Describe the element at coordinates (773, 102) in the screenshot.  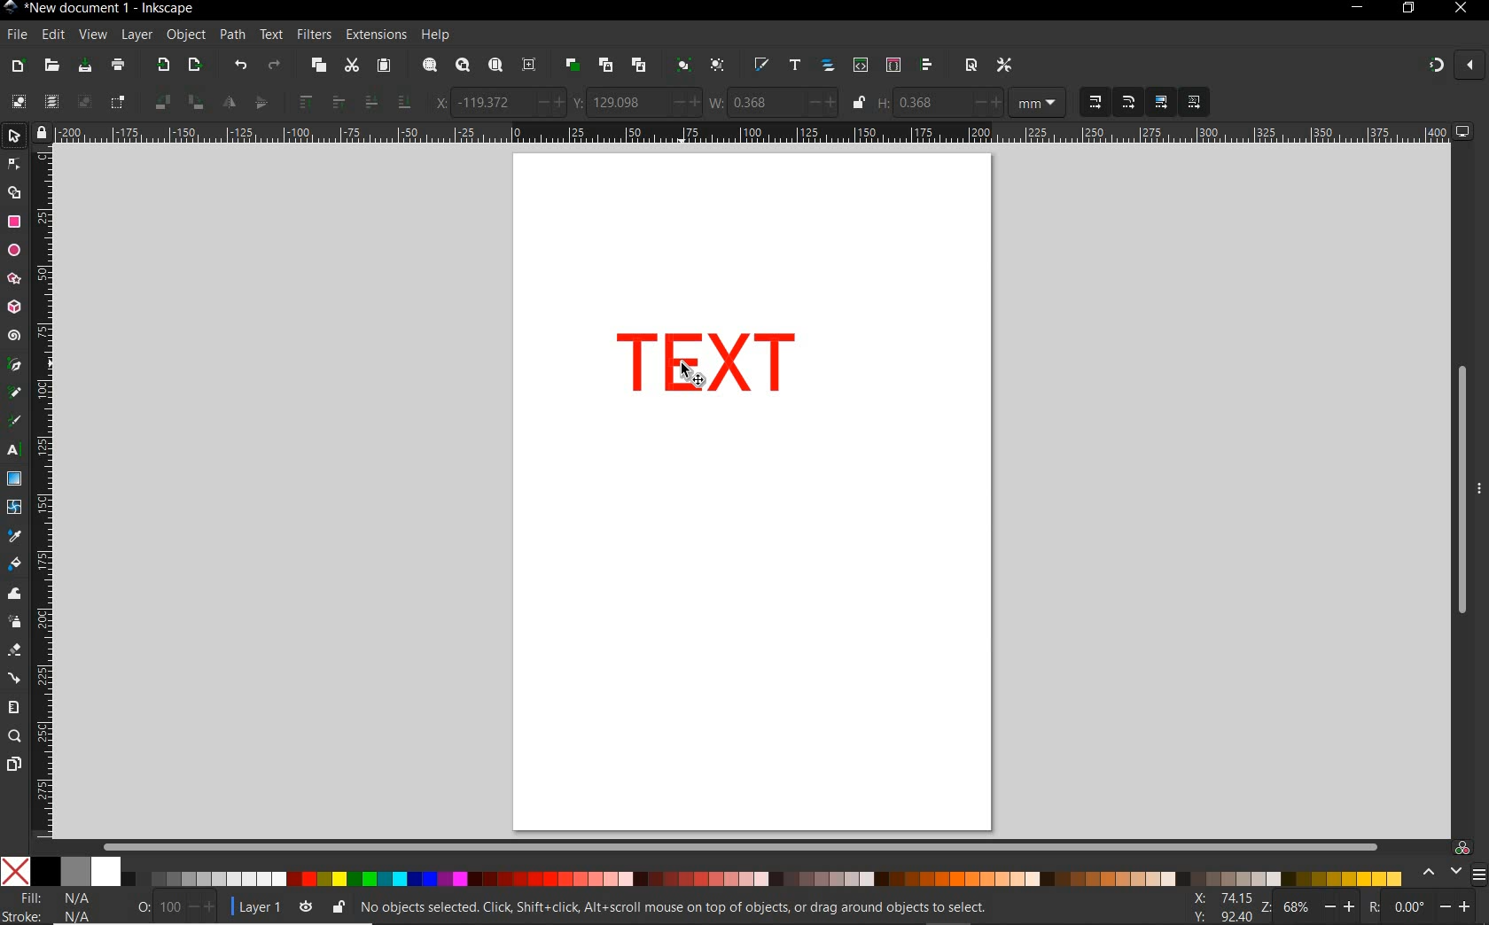
I see `WIDTH OF SELECTION` at that location.